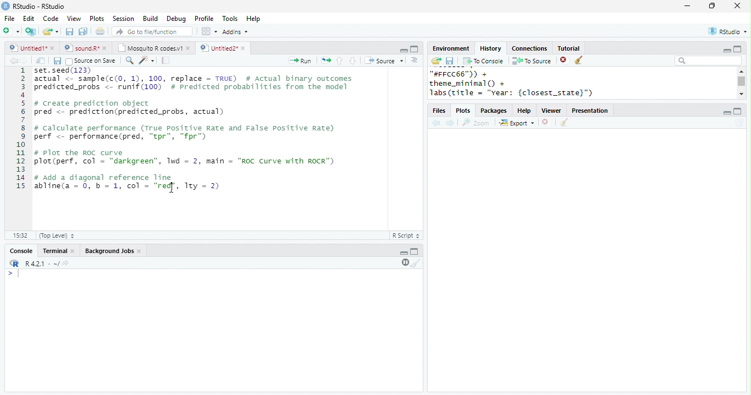 The width and height of the screenshot is (751, 395). Describe the element at coordinates (141, 251) in the screenshot. I see `close` at that location.